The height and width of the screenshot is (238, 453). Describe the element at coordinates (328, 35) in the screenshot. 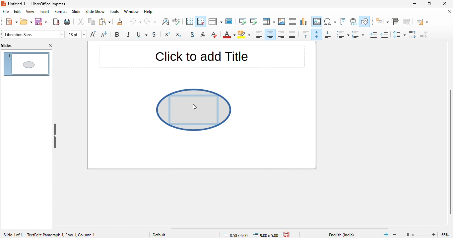

I see `align bottom` at that location.